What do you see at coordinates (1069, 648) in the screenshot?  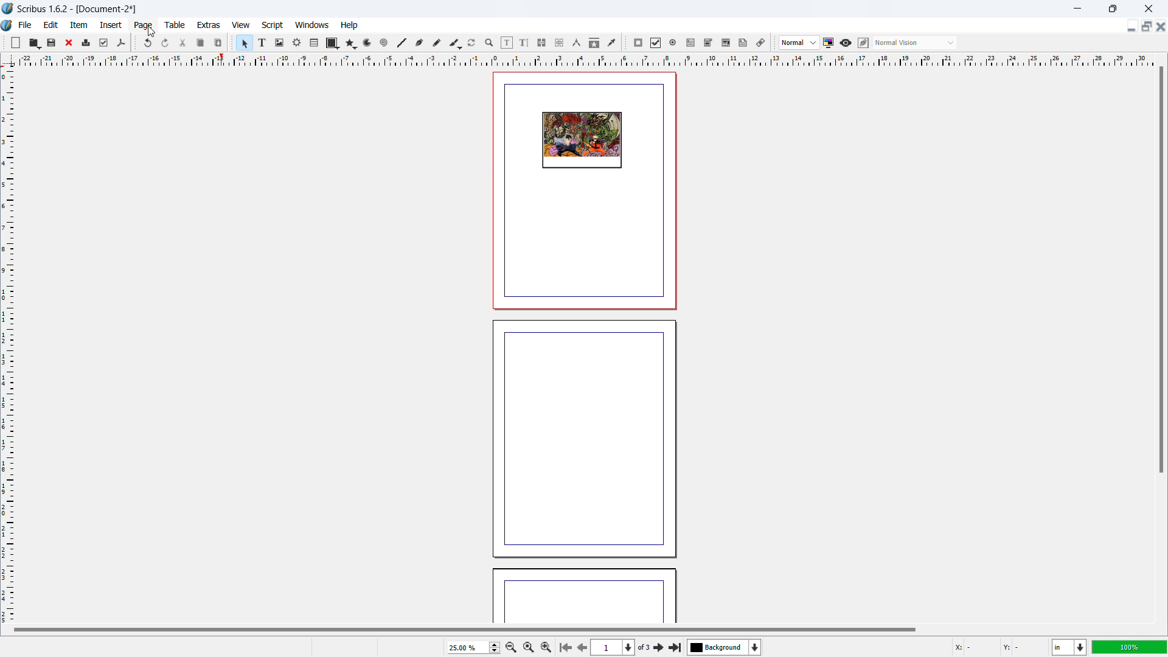 I see `unit of measurement` at bounding box center [1069, 648].